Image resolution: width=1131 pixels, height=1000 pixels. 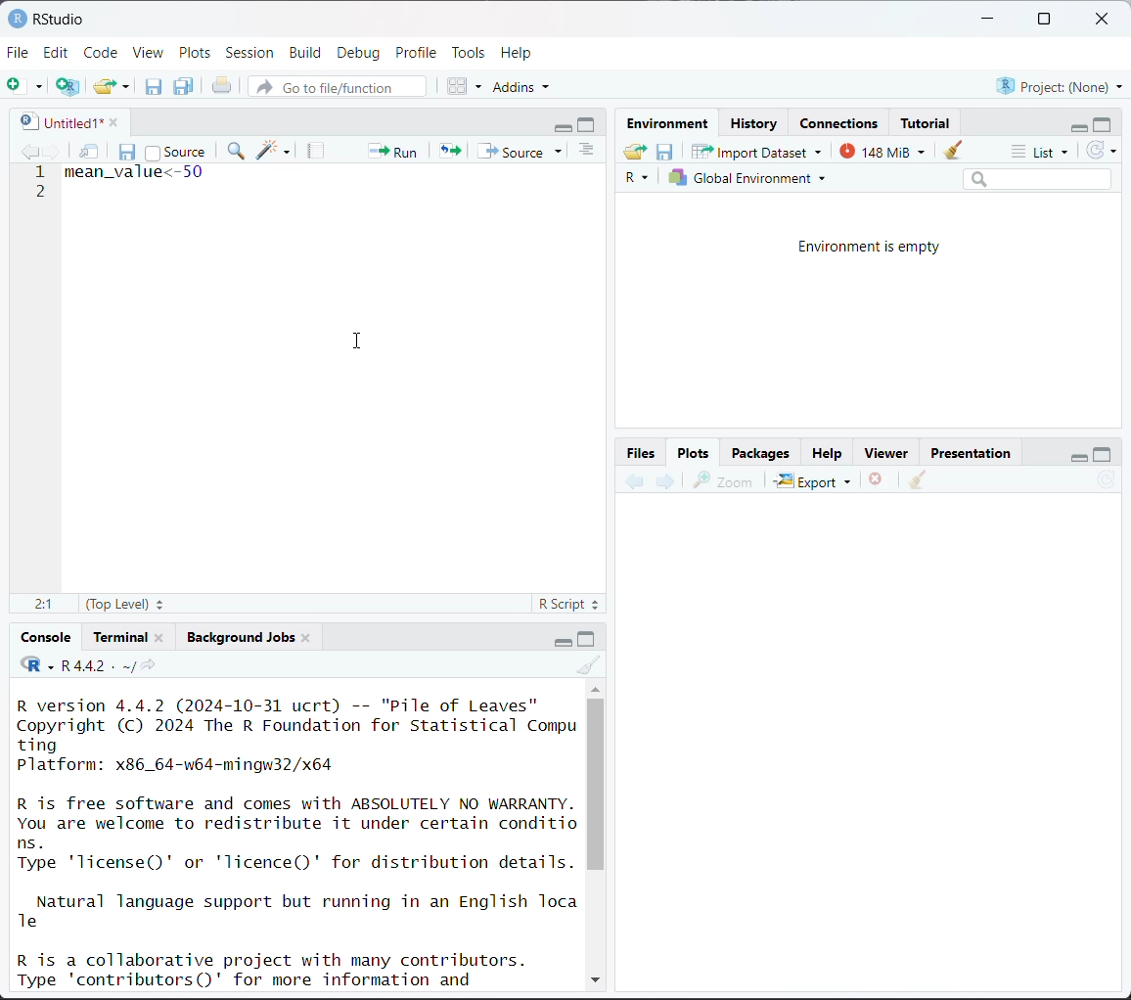 What do you see at coordinates (448, 150) in the screenshot?
I see `re-run` at bounding box center [448, 150].